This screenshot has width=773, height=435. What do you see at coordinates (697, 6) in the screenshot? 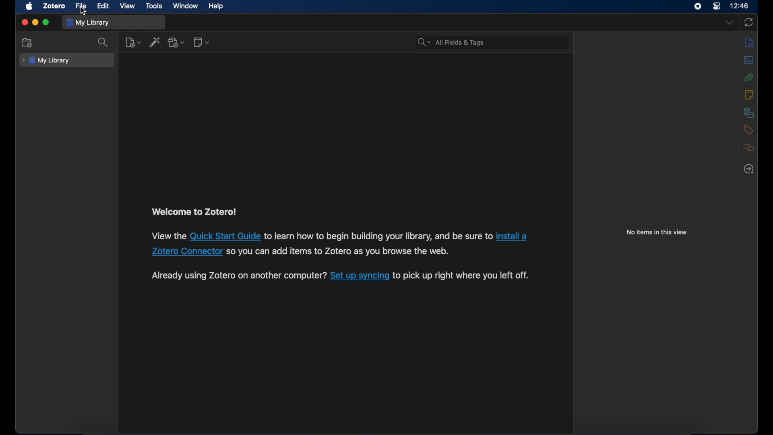
I see `screen recorder ` at bounding box center [697, 6].